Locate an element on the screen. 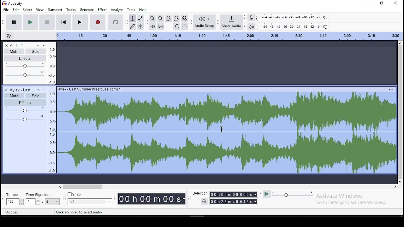 Image resolution: width=404 pixels, height=227 pixels. open menu is located at coordinates (45, 90).